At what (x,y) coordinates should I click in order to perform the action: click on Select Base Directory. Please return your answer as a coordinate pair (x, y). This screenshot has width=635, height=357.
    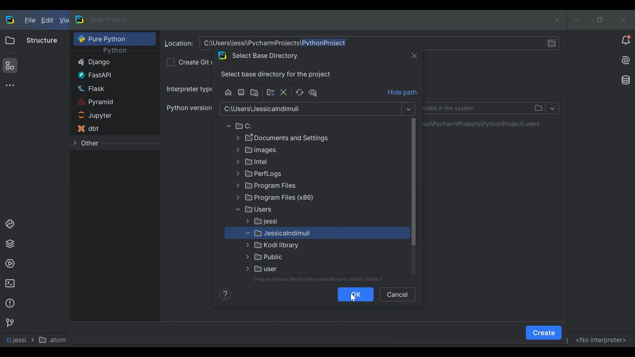
    Looking at the image, I should click on (263, 56).